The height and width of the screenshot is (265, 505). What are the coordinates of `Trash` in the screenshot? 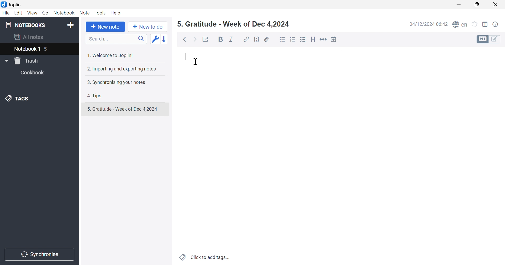 It's located at (26, 61).